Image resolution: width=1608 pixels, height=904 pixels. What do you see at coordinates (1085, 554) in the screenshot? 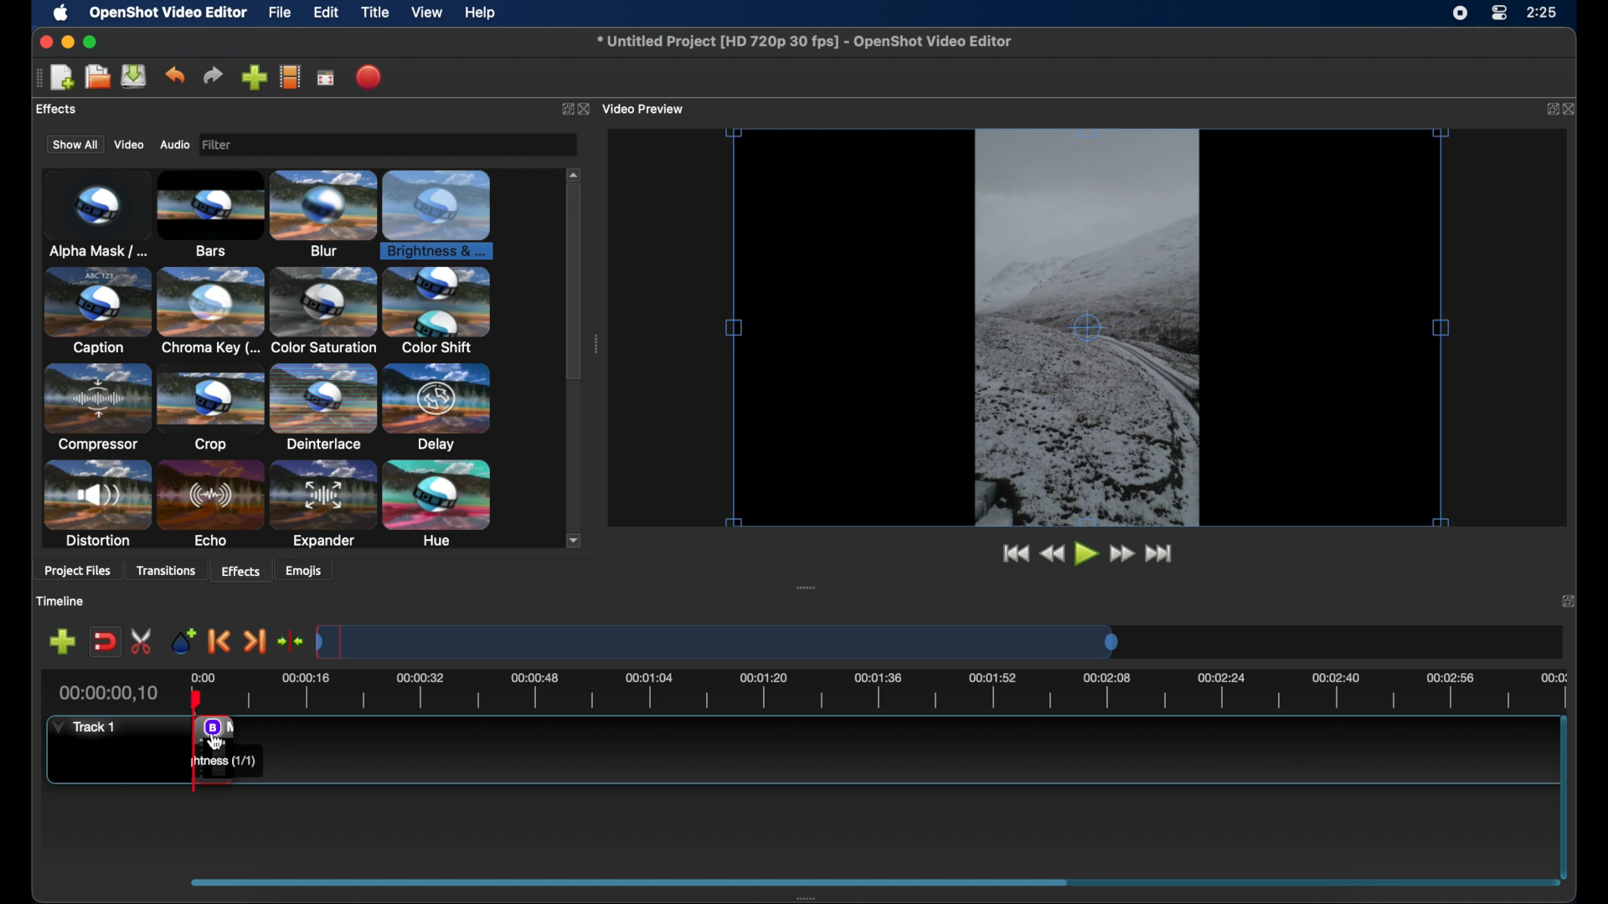
I see `play button` at bounding box center [1085, 554].